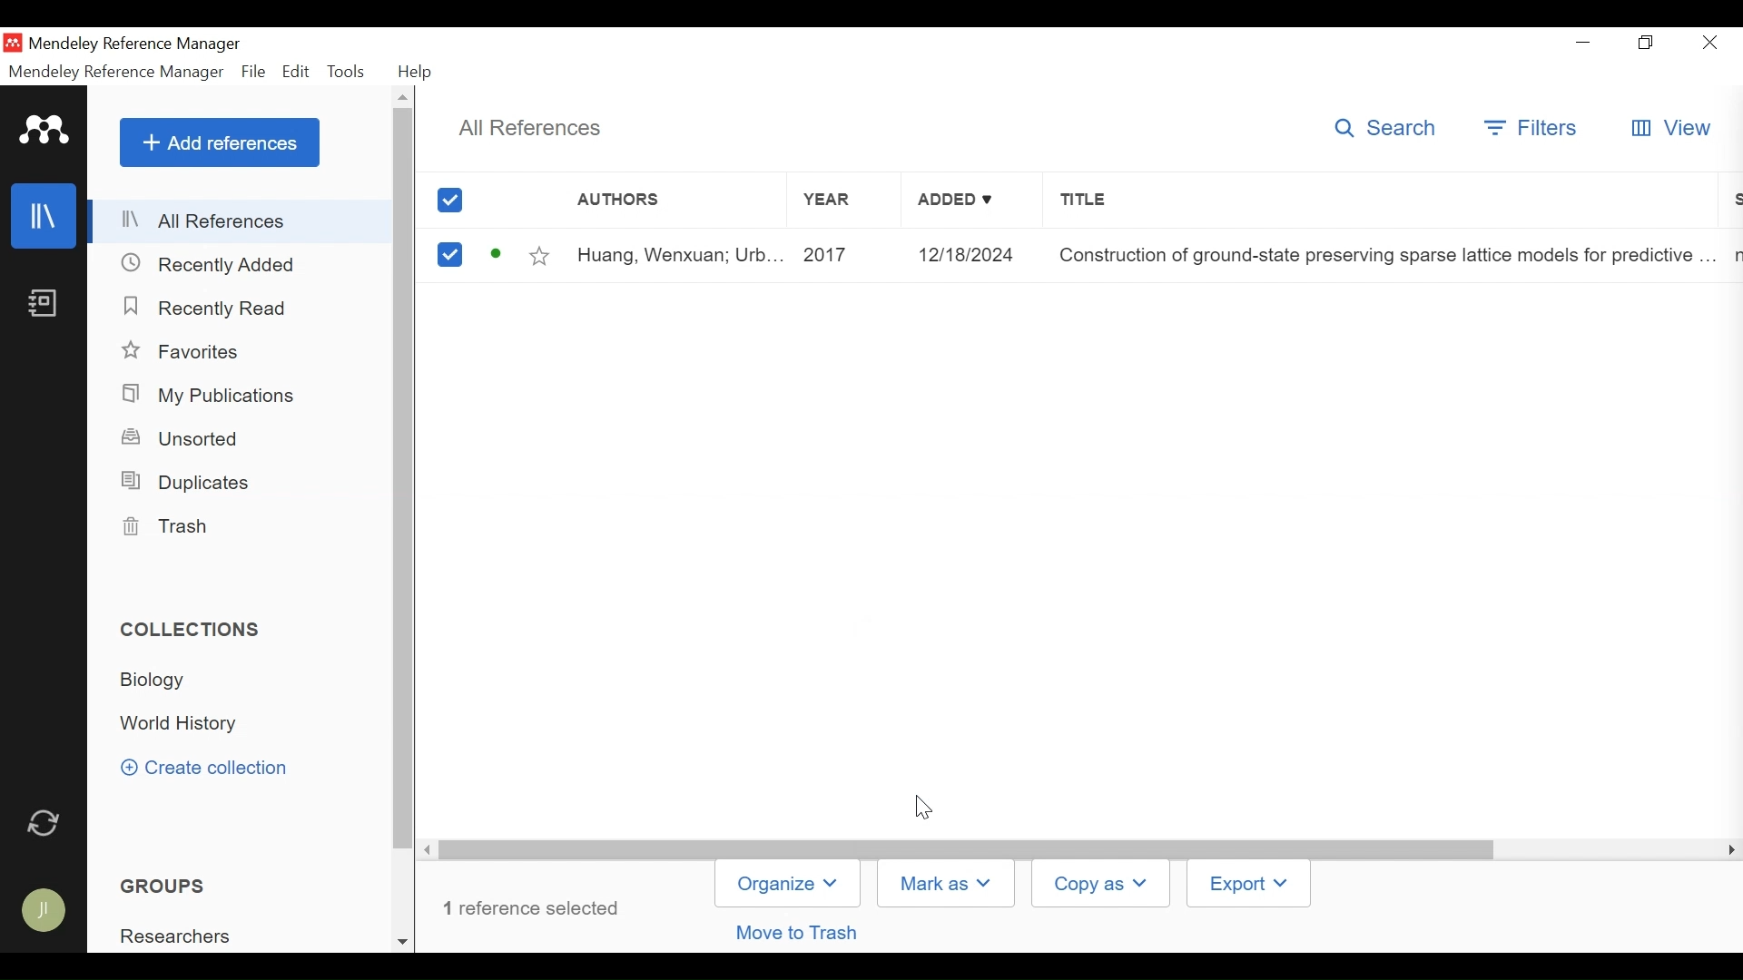  Describe the element at coordinates (157, 681) in the screenshot. I see `Collection` at that location.